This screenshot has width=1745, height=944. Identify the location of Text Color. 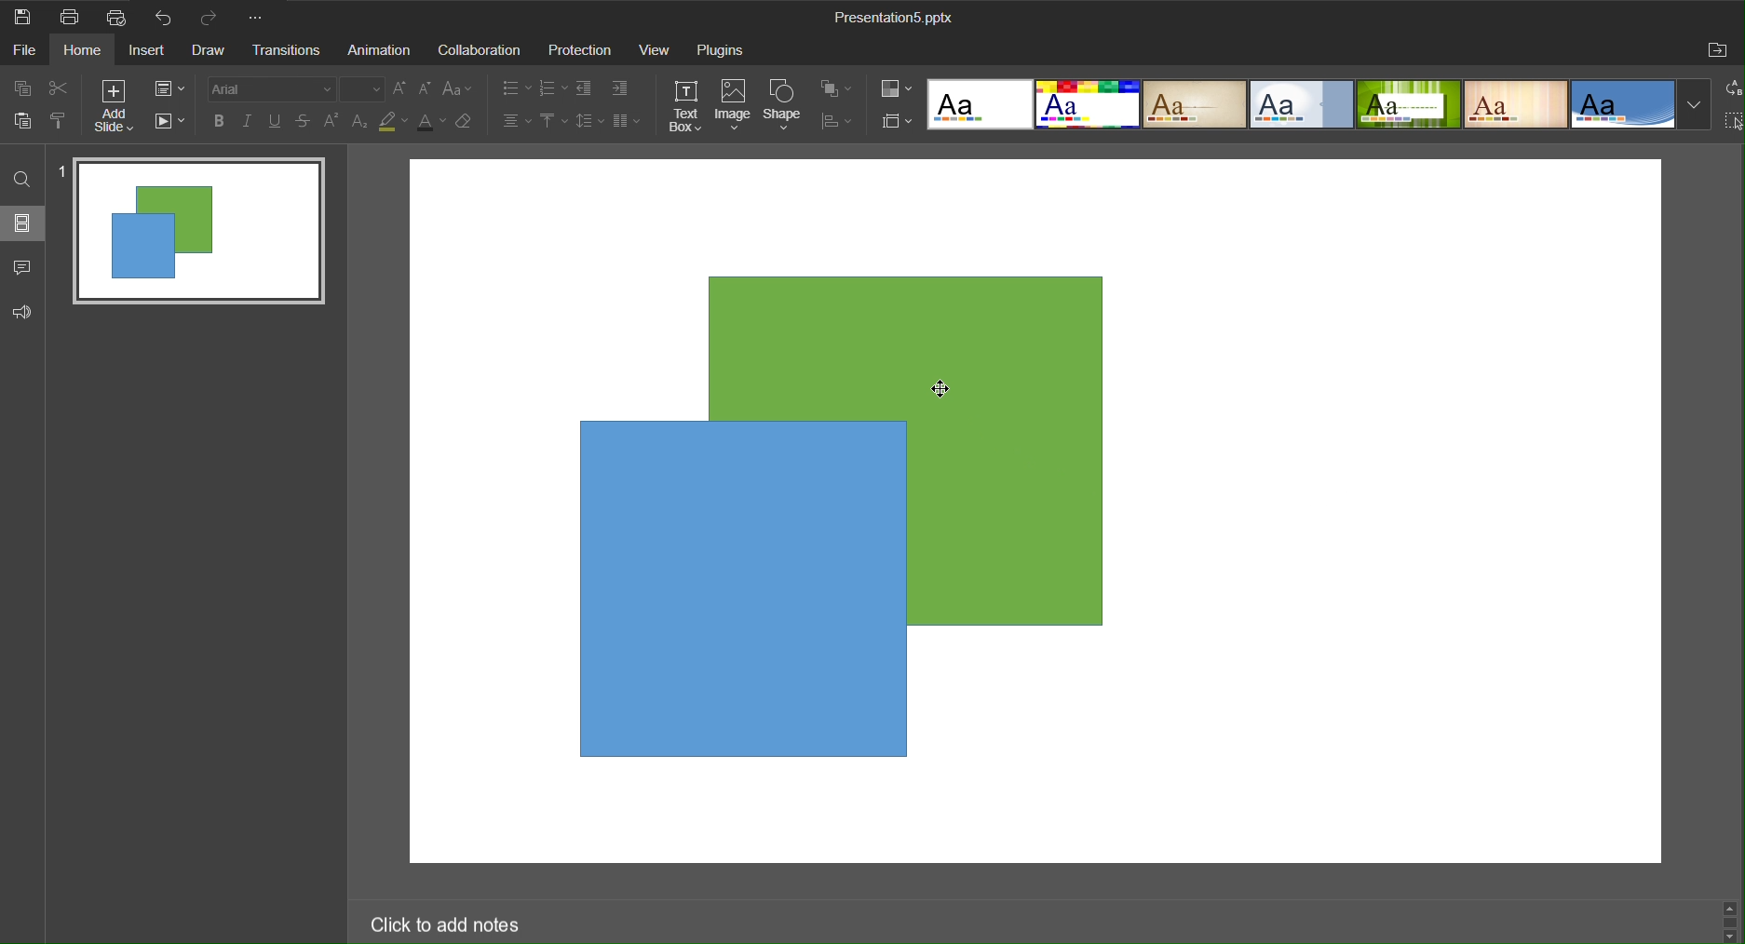
(433, 122).